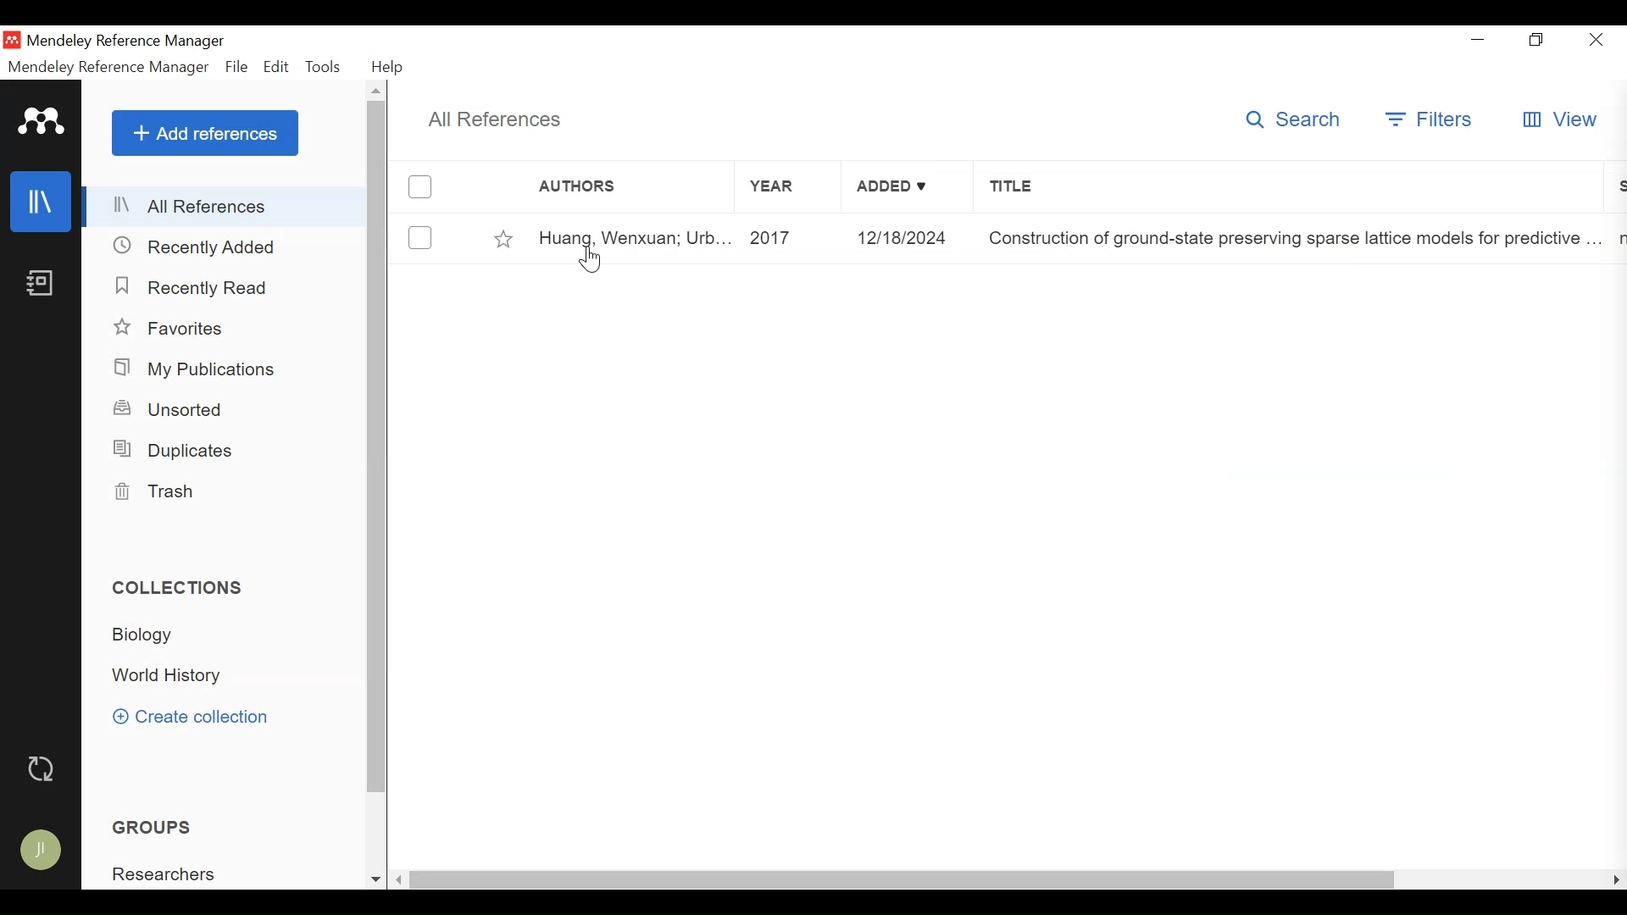 The height and width of the screenshot is (915, 1627). What do you see at coordinates (170, 494) in the screenshot?
I see `Trash` at bounding box center [170, 494].